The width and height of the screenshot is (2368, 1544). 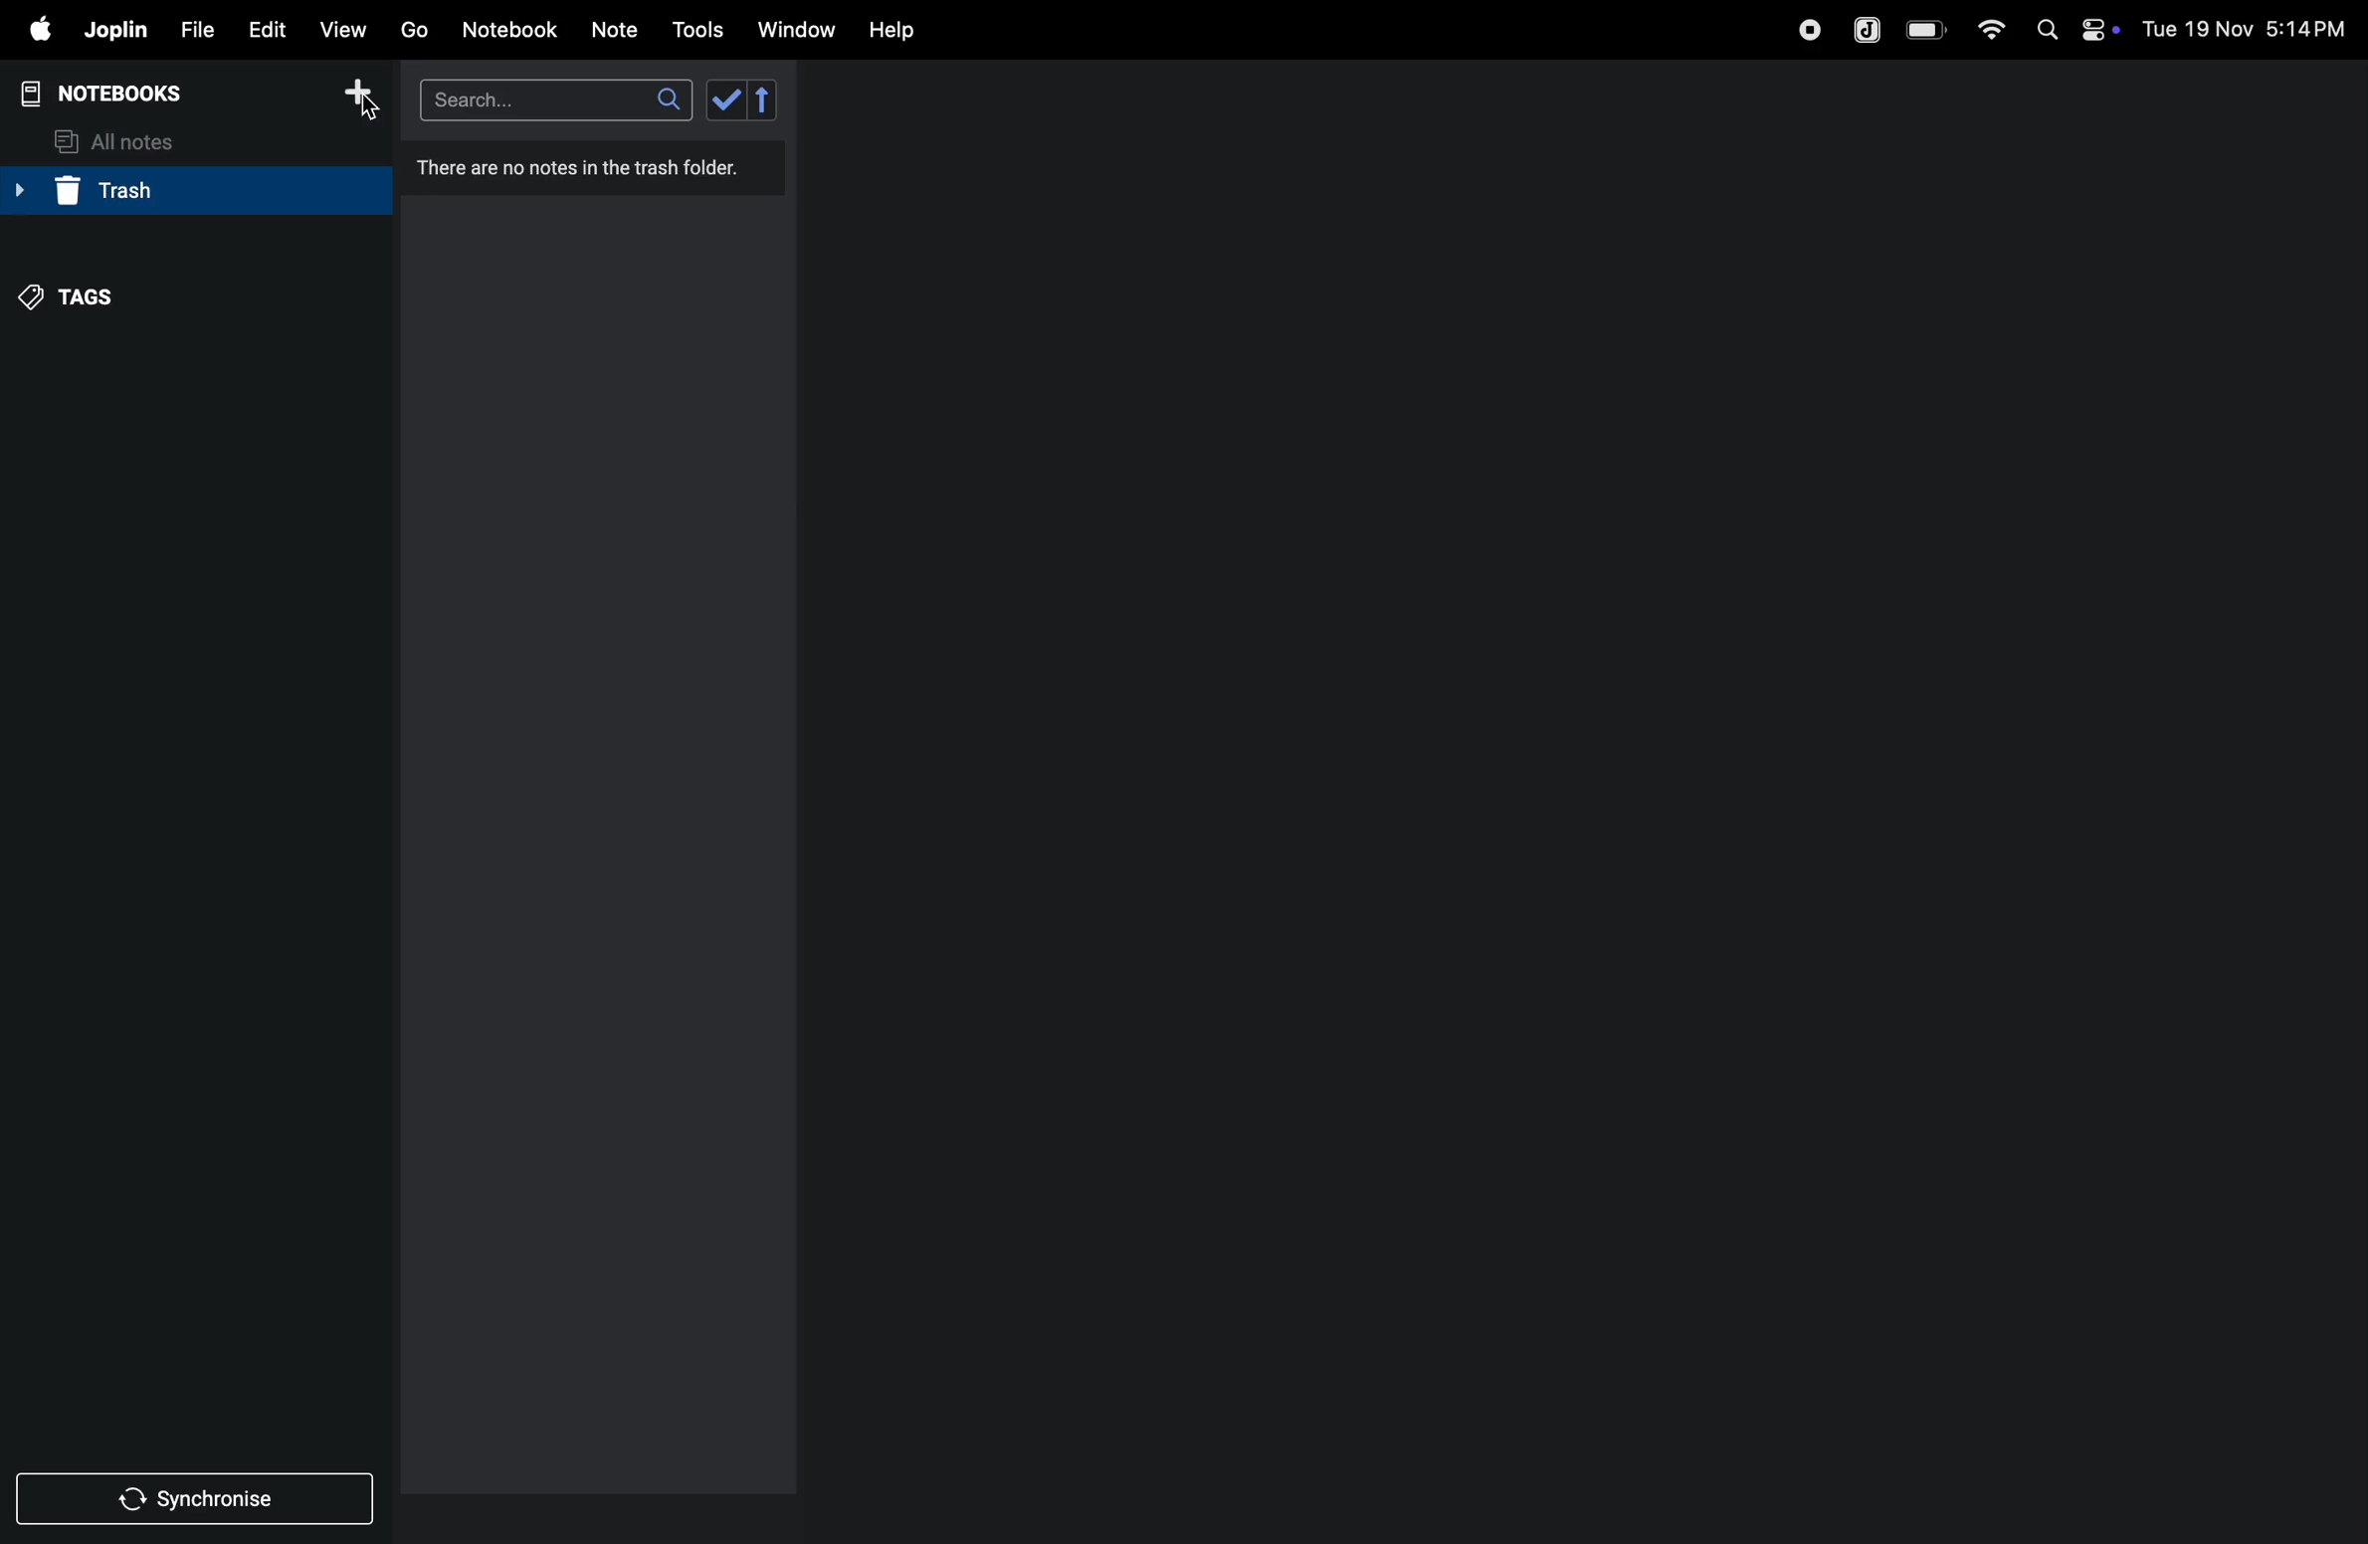 What do you see at coordinates (371, 110) in the screenshot?
I see `Cursor` at bounding box center [371, 110].